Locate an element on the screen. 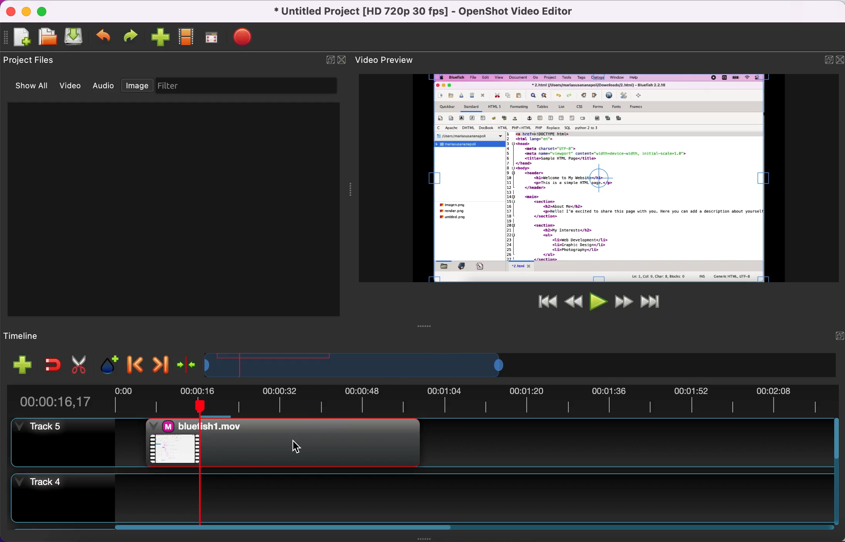 The width and height of the screenshot is (845, 542). jump to start is located at coordinates (542, 305).